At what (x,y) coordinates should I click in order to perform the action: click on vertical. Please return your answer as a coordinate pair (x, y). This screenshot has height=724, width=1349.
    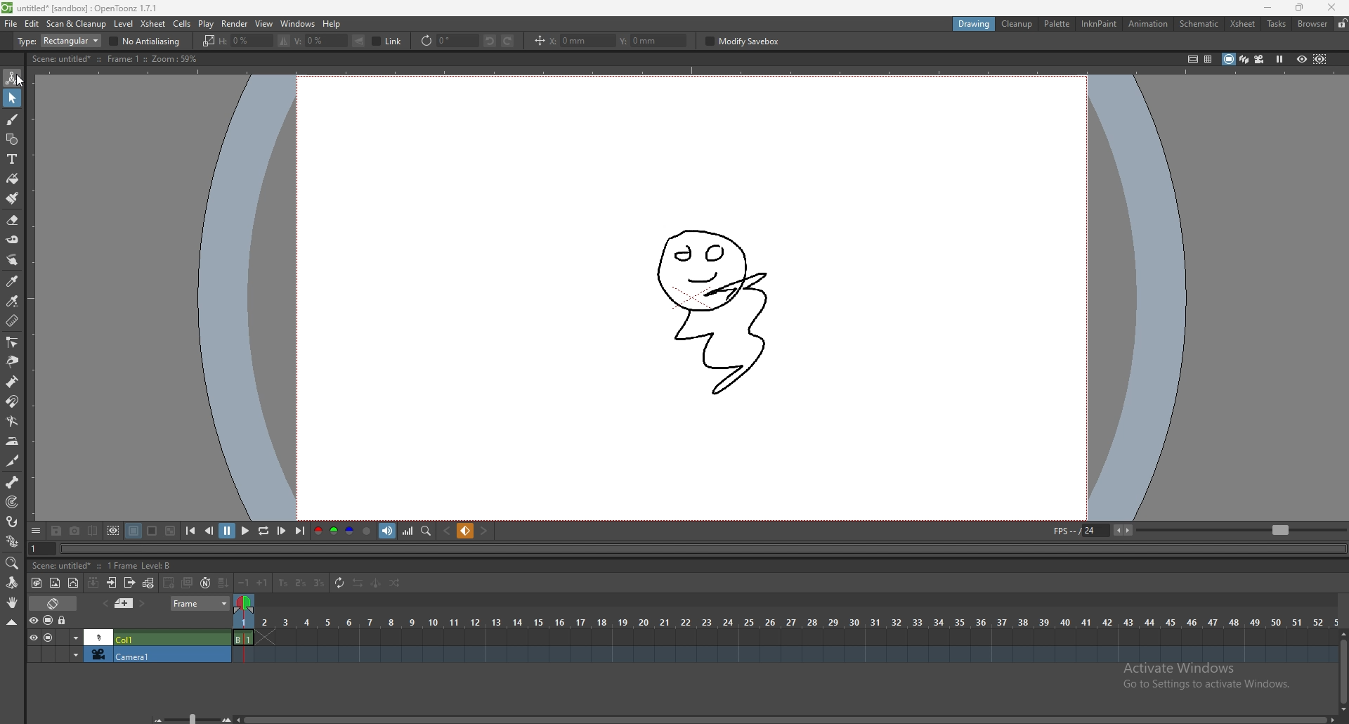
    Looking at the image, I should click on (320, 41).